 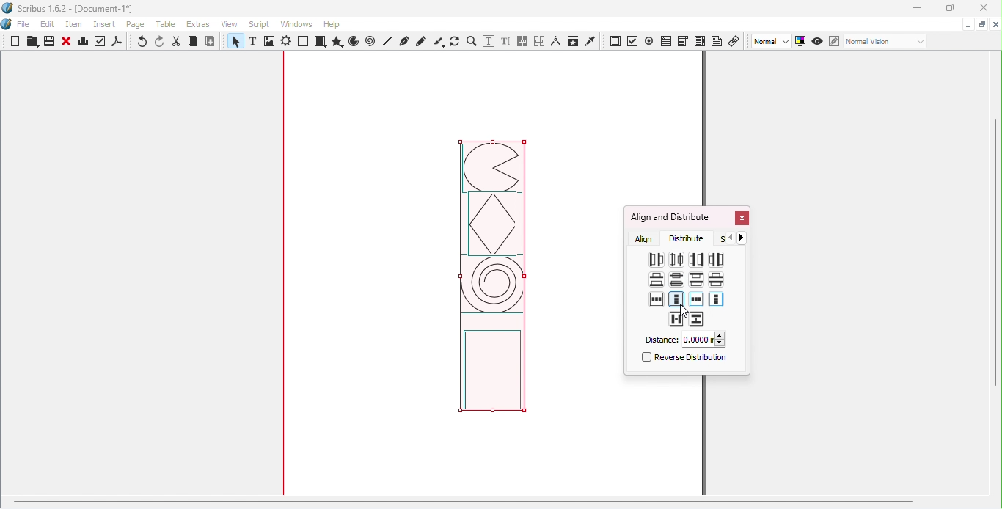 What do you see at coordinates (234, 43) in the screenshot?
I see `Select item` at bounding box center [234, 43].